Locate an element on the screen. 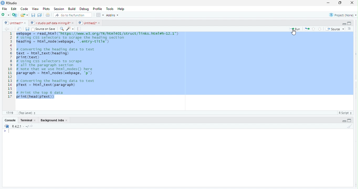  © | r studio pdf data mining.R is located at coordinates (51, 23).